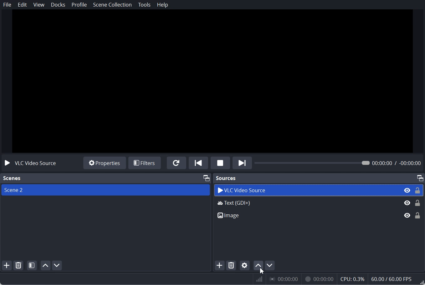 The image size is (425, 285). I want to click on Scene Collection, so click(113, 4).